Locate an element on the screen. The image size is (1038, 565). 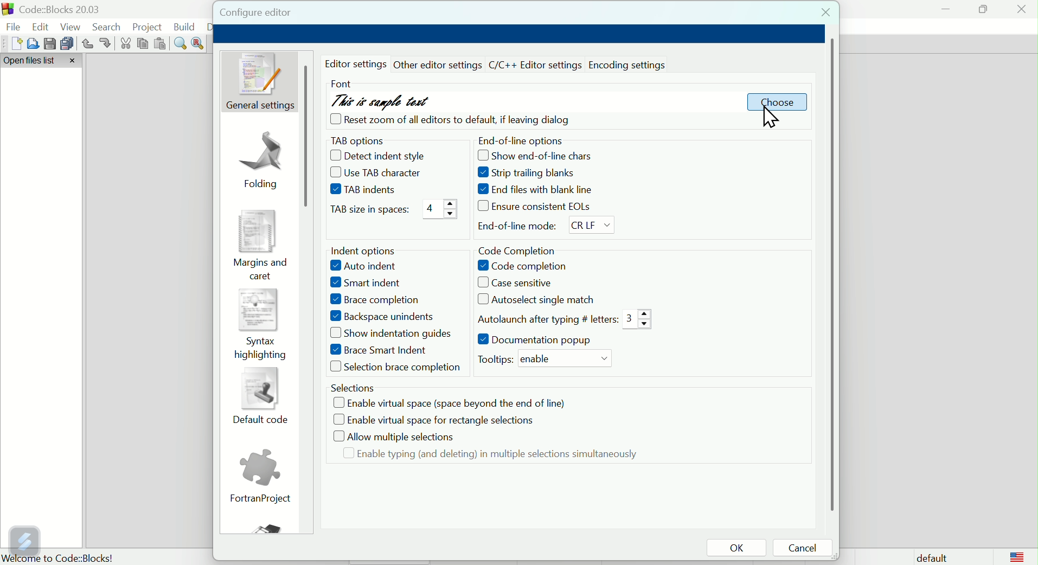
Tap size is located at coordinates (364, 211).